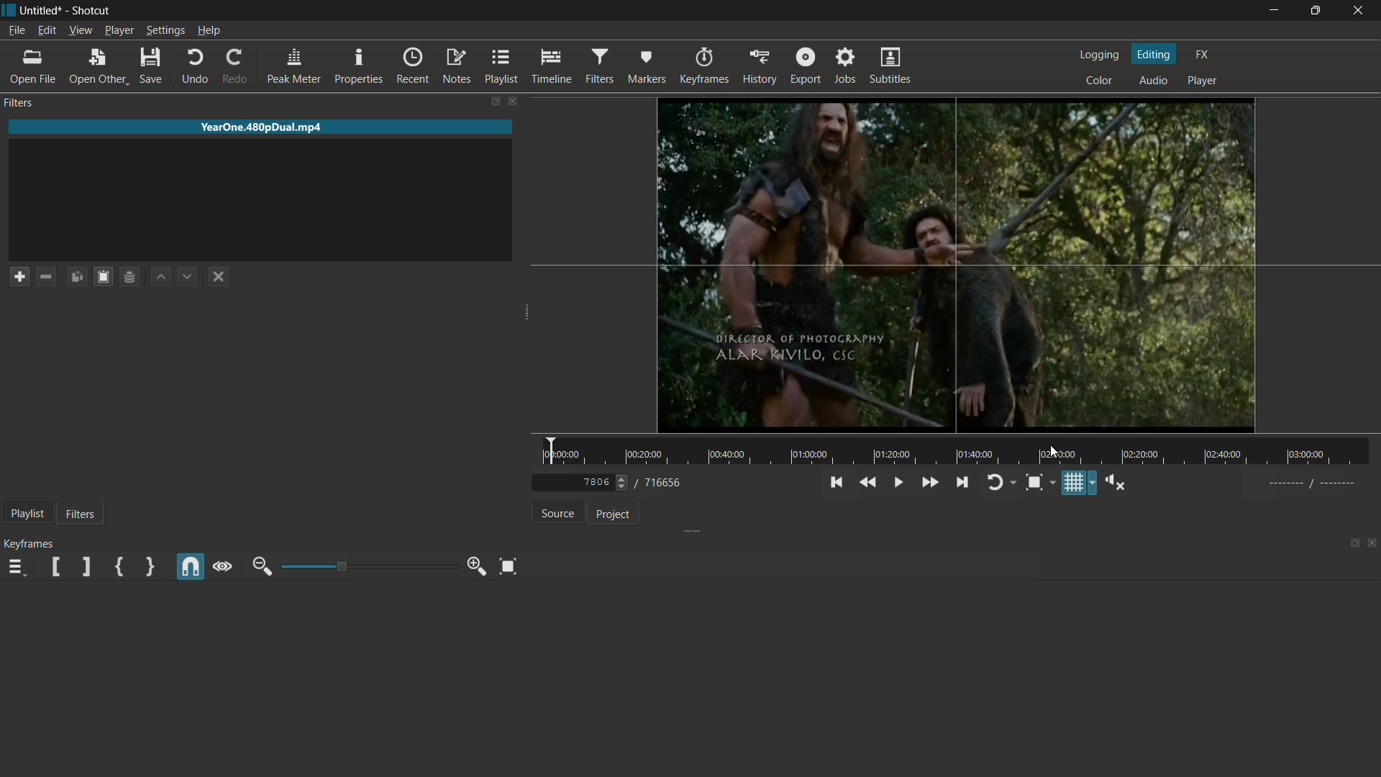 The image size is (1381, 777). Describe the element at coordinates (995, 482) in the screenshot. I see `toggle player looping` at that location.